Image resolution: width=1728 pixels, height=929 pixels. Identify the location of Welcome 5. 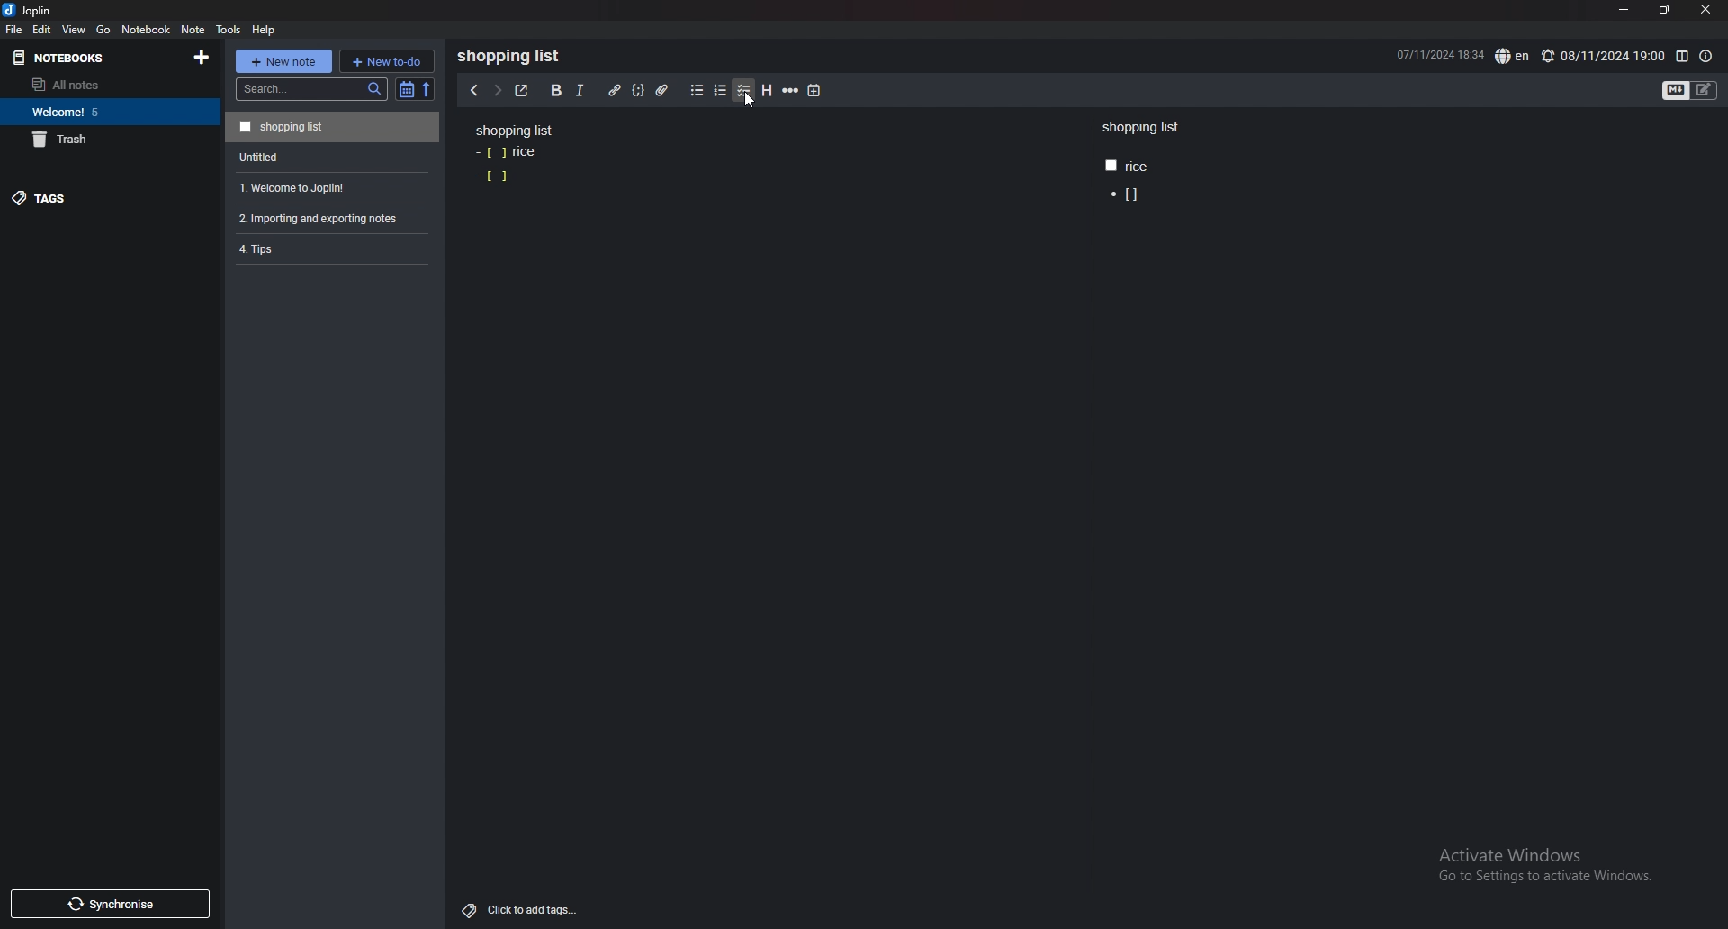
(105, 111).